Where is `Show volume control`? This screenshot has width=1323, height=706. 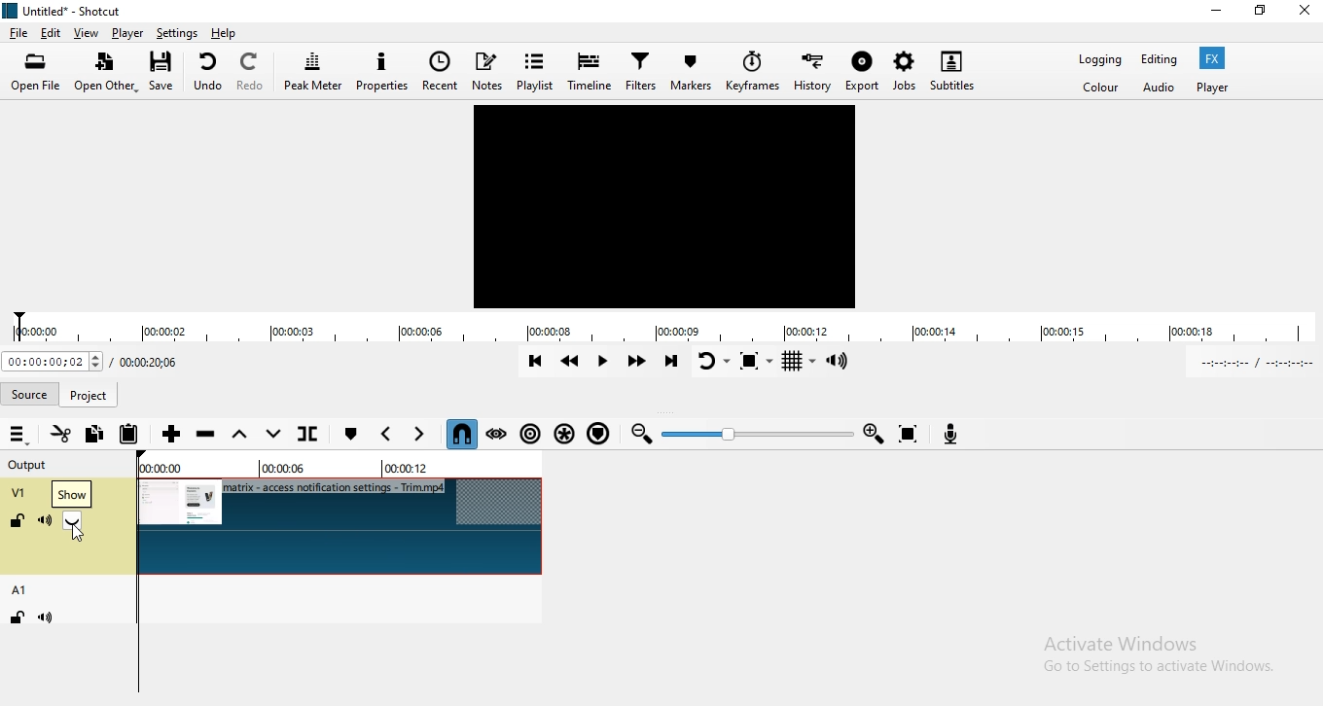 Show volume control is located at coordinates (846, 363).